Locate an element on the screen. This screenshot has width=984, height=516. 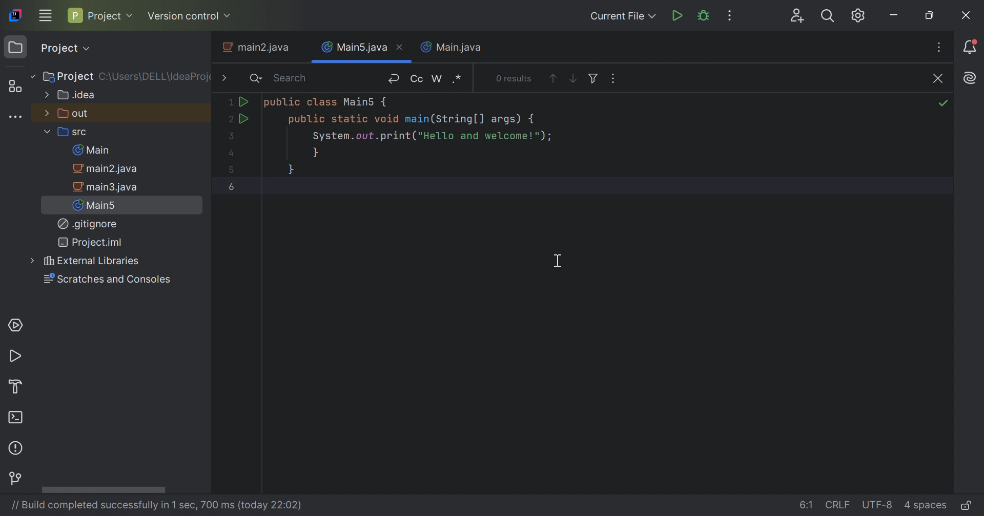
More tool windows is located at coordinates (14, 116).